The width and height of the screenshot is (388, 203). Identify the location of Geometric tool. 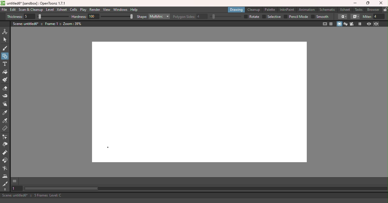
(5, 56).